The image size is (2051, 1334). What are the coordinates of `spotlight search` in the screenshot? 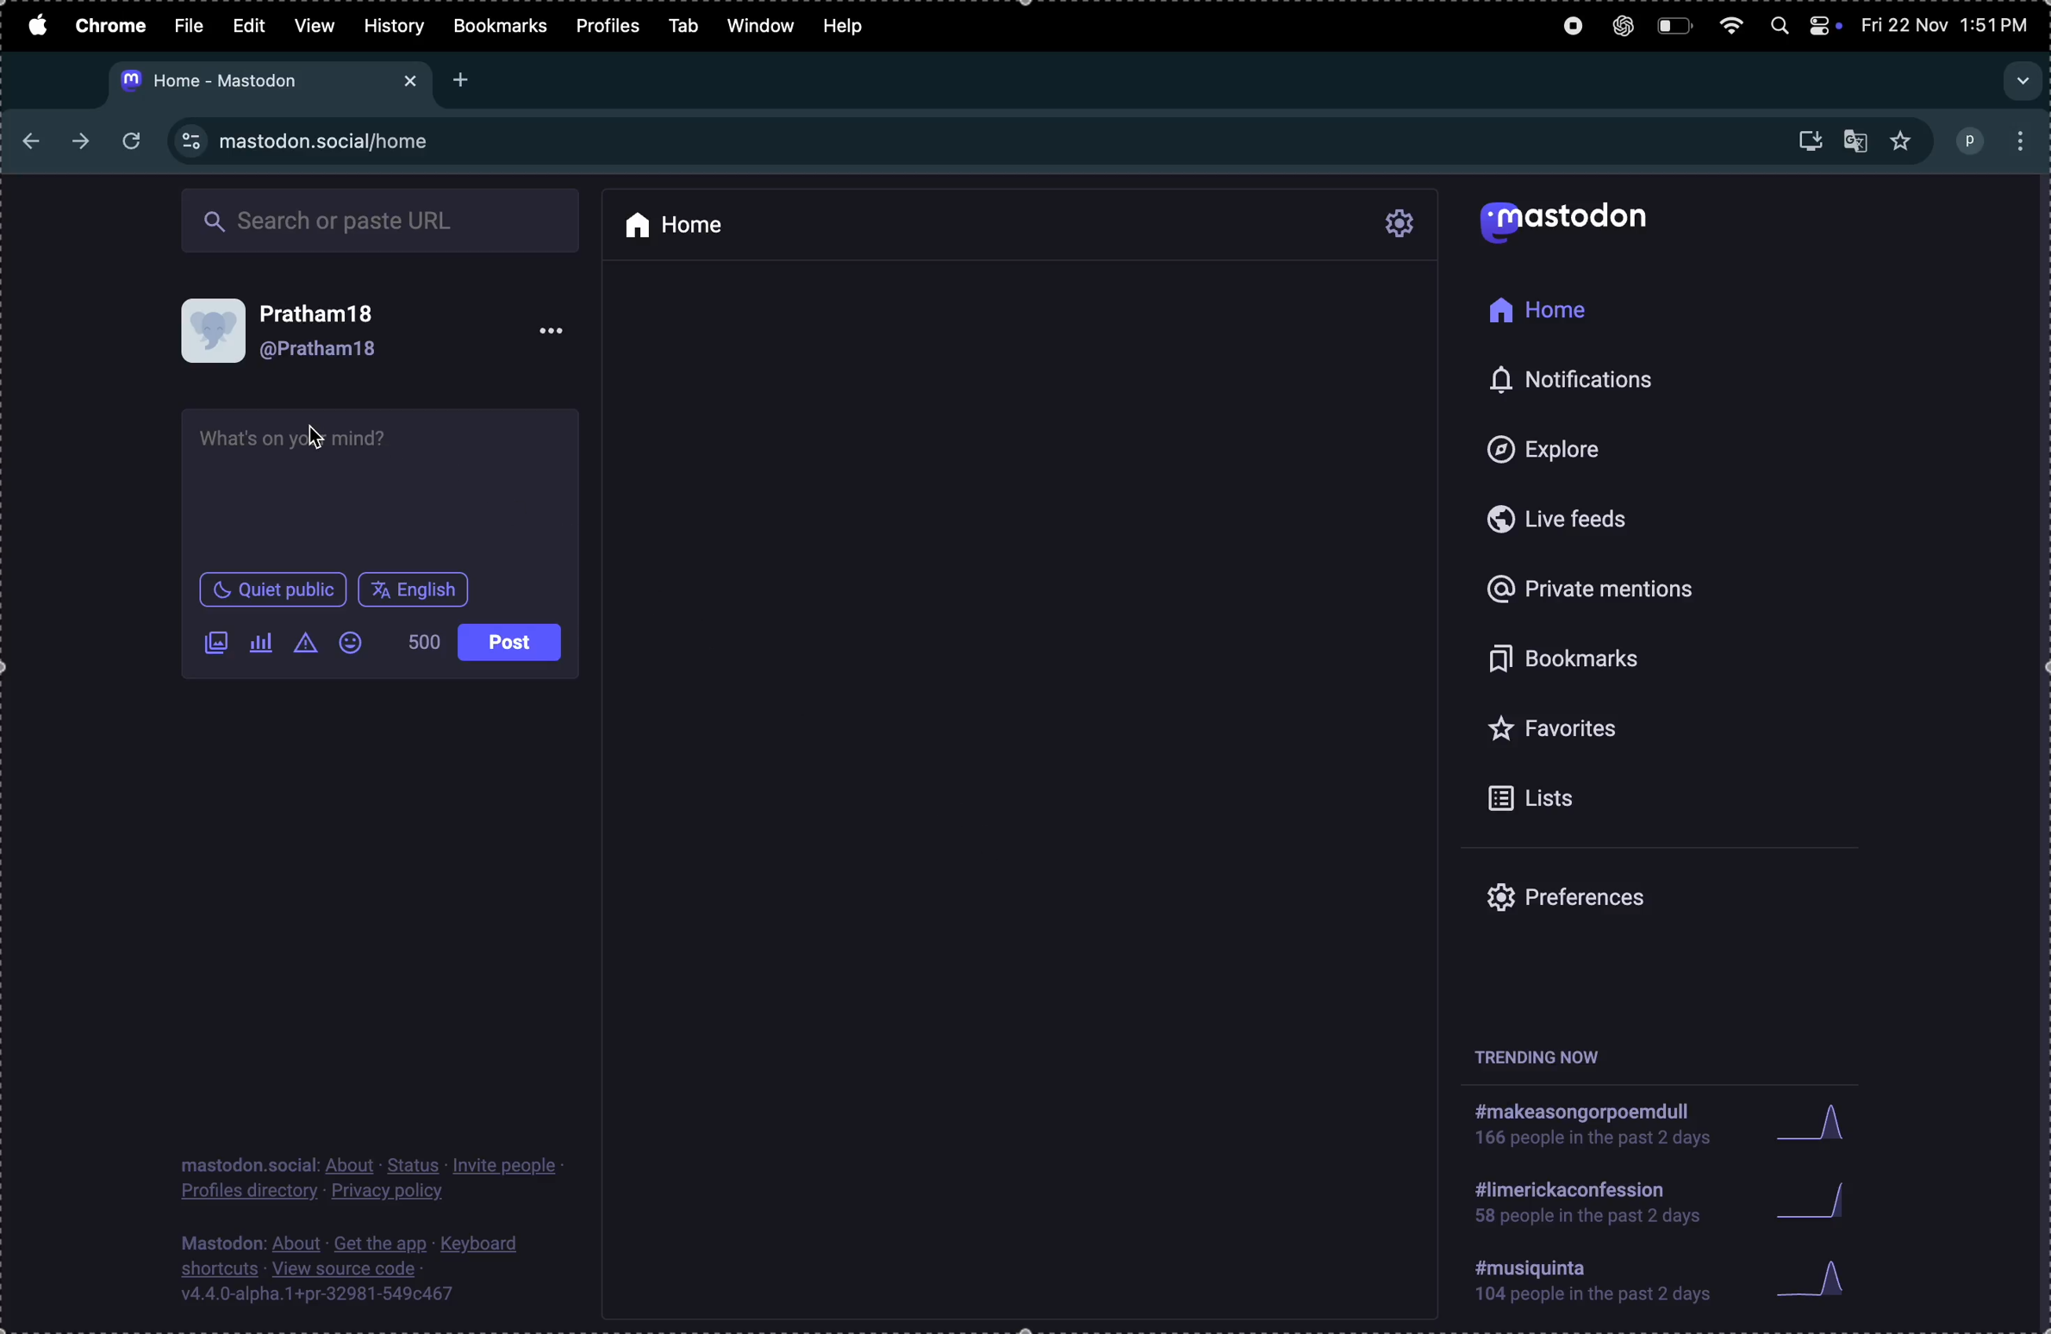 It's located at (1777, 28).